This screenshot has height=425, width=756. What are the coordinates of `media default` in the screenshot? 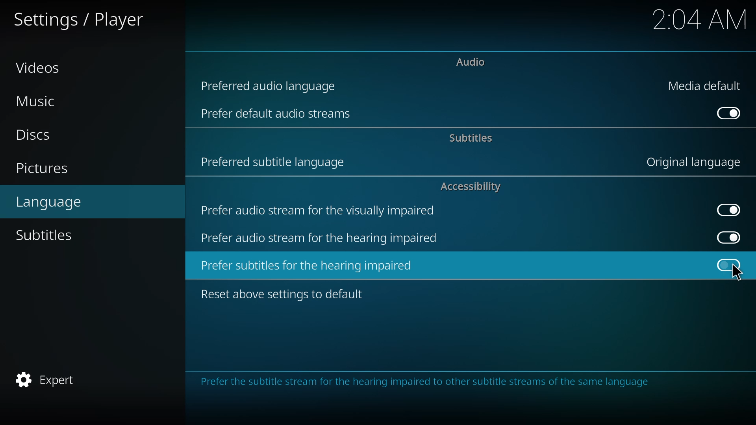 It's located at (705, 85).